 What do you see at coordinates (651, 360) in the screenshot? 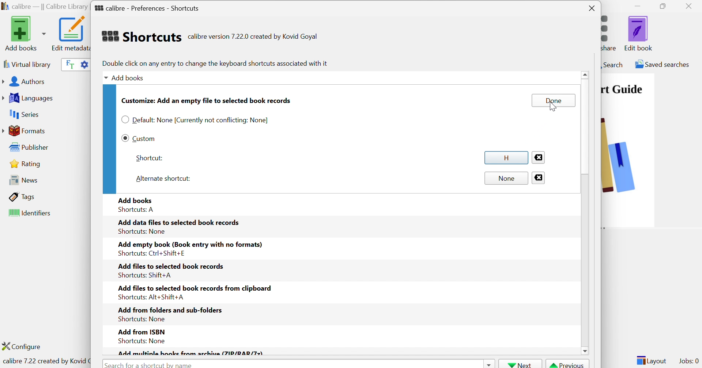
I see `Layout:0` at bounding box center [651, 360].